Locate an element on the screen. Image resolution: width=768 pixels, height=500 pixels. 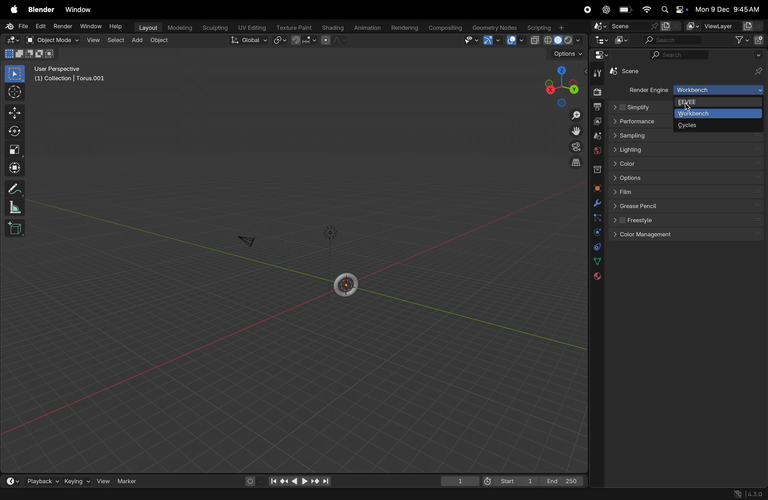
texture point is located at coordinates (293, 27).